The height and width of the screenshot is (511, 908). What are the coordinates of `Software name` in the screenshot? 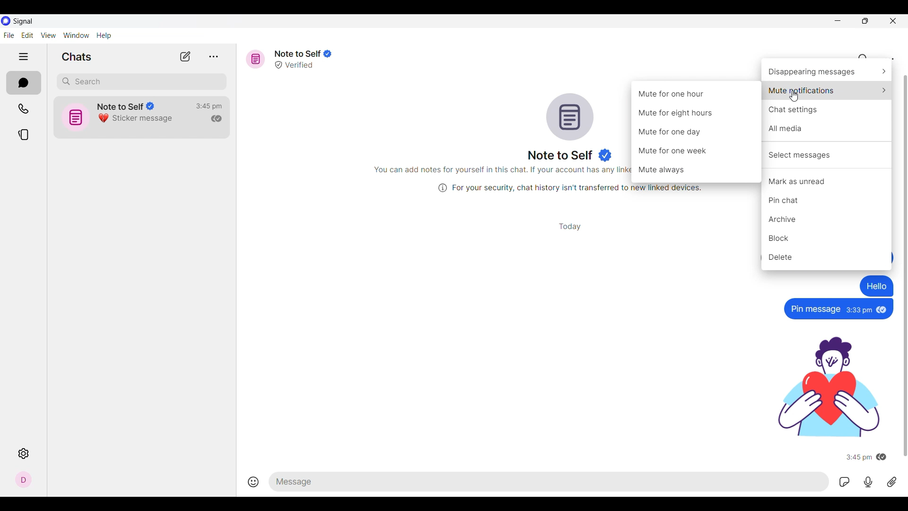 It's located at (23, 21).